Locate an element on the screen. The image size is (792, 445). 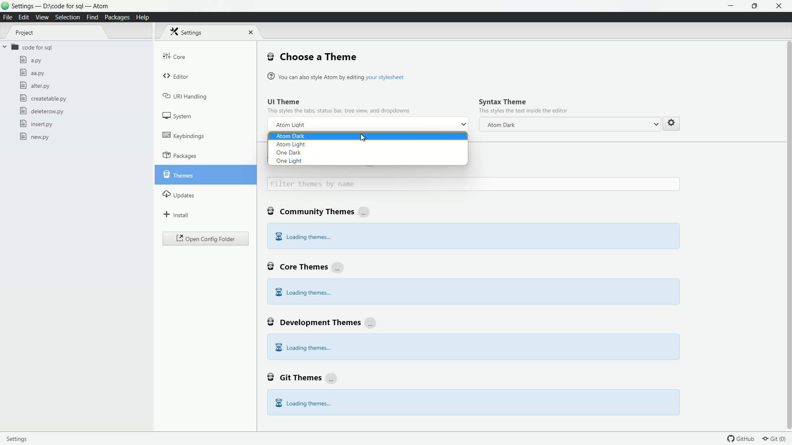
cursor is located at coordinates (362, 137).